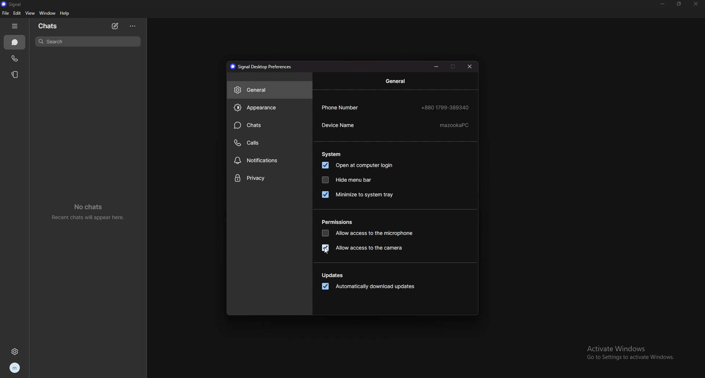  I want to click on cursor, so click(324, 250).